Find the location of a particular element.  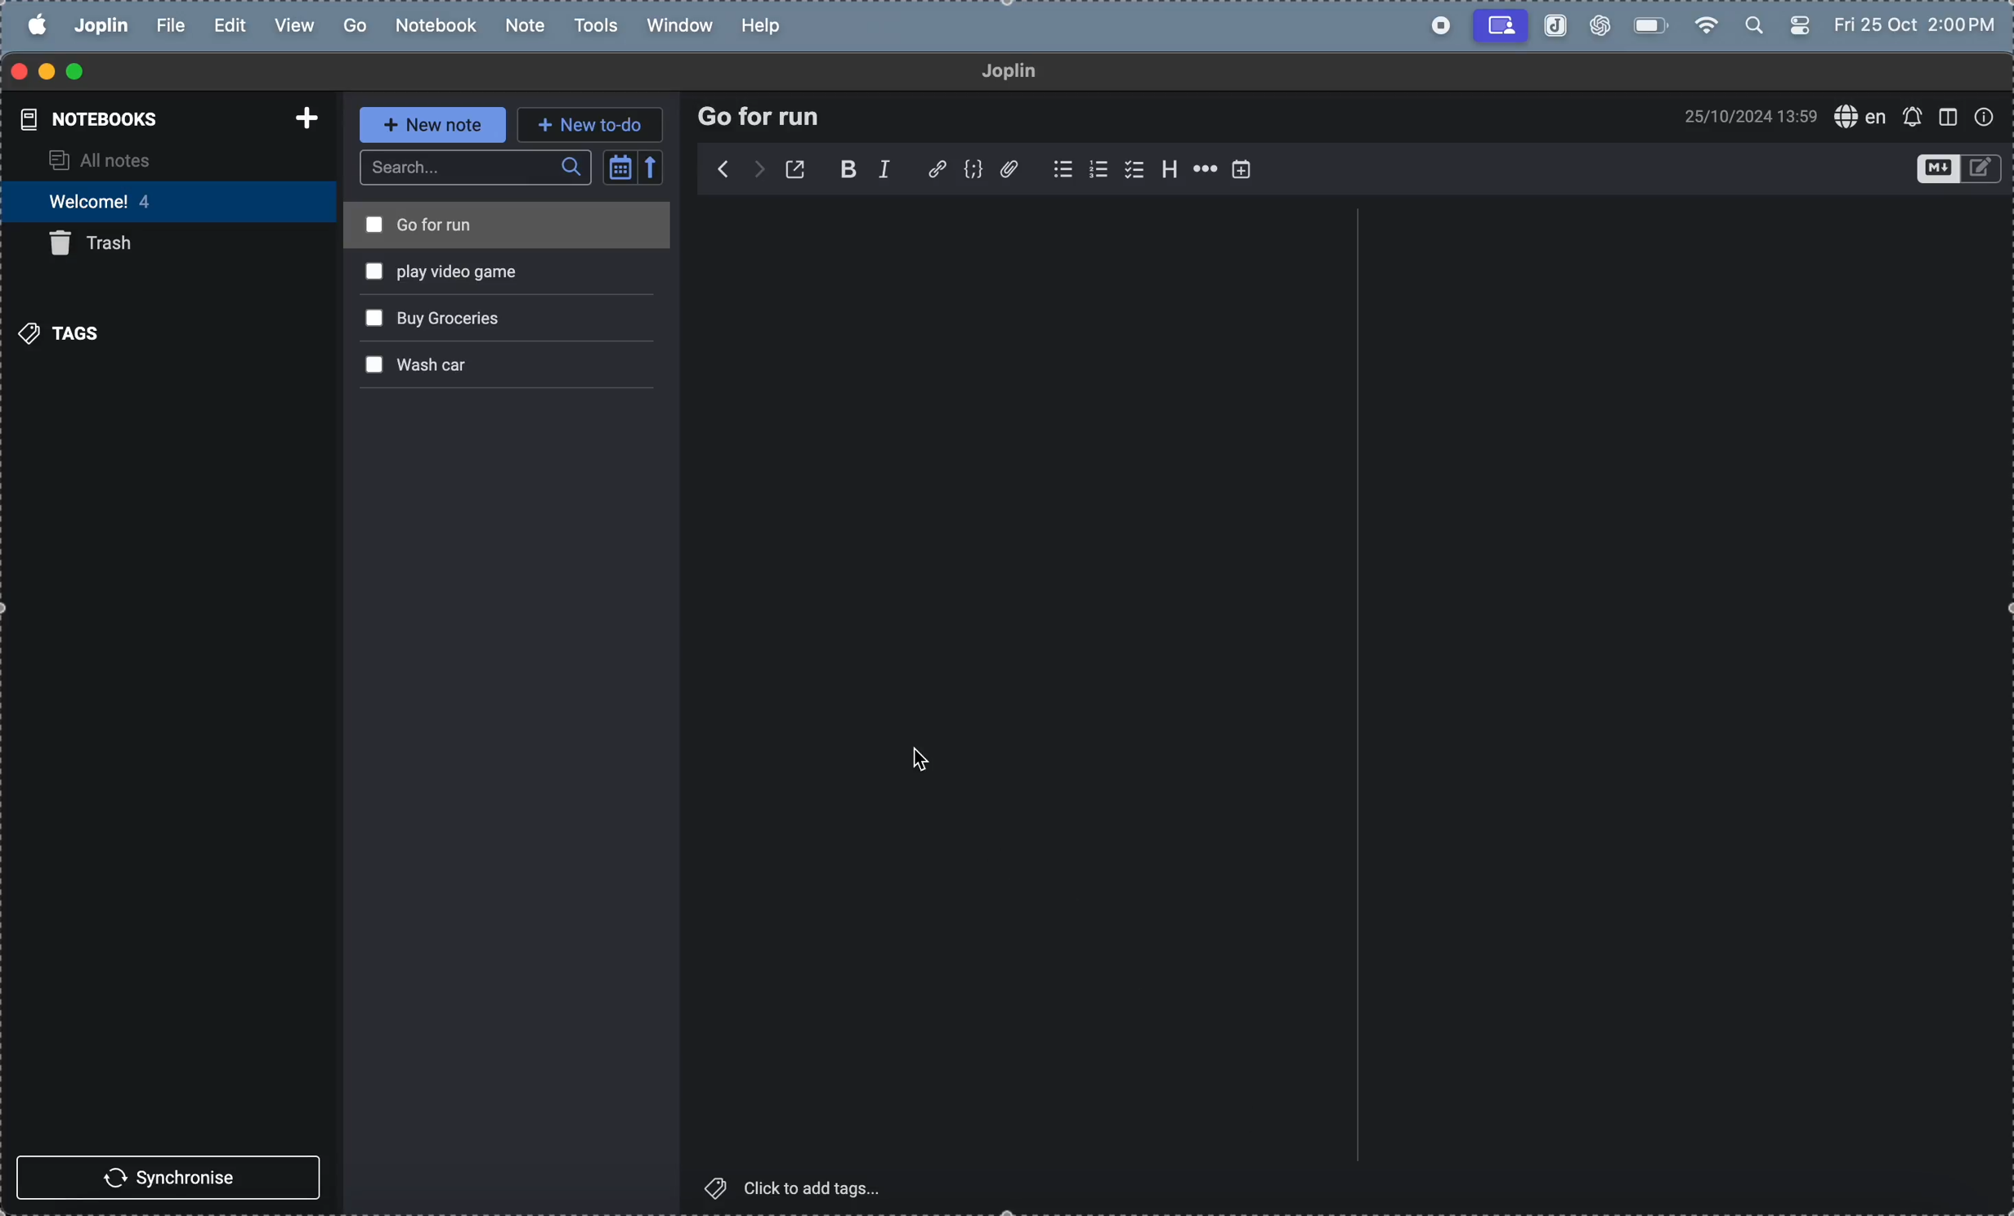

joplin title is located at coordinates (1008, 71).